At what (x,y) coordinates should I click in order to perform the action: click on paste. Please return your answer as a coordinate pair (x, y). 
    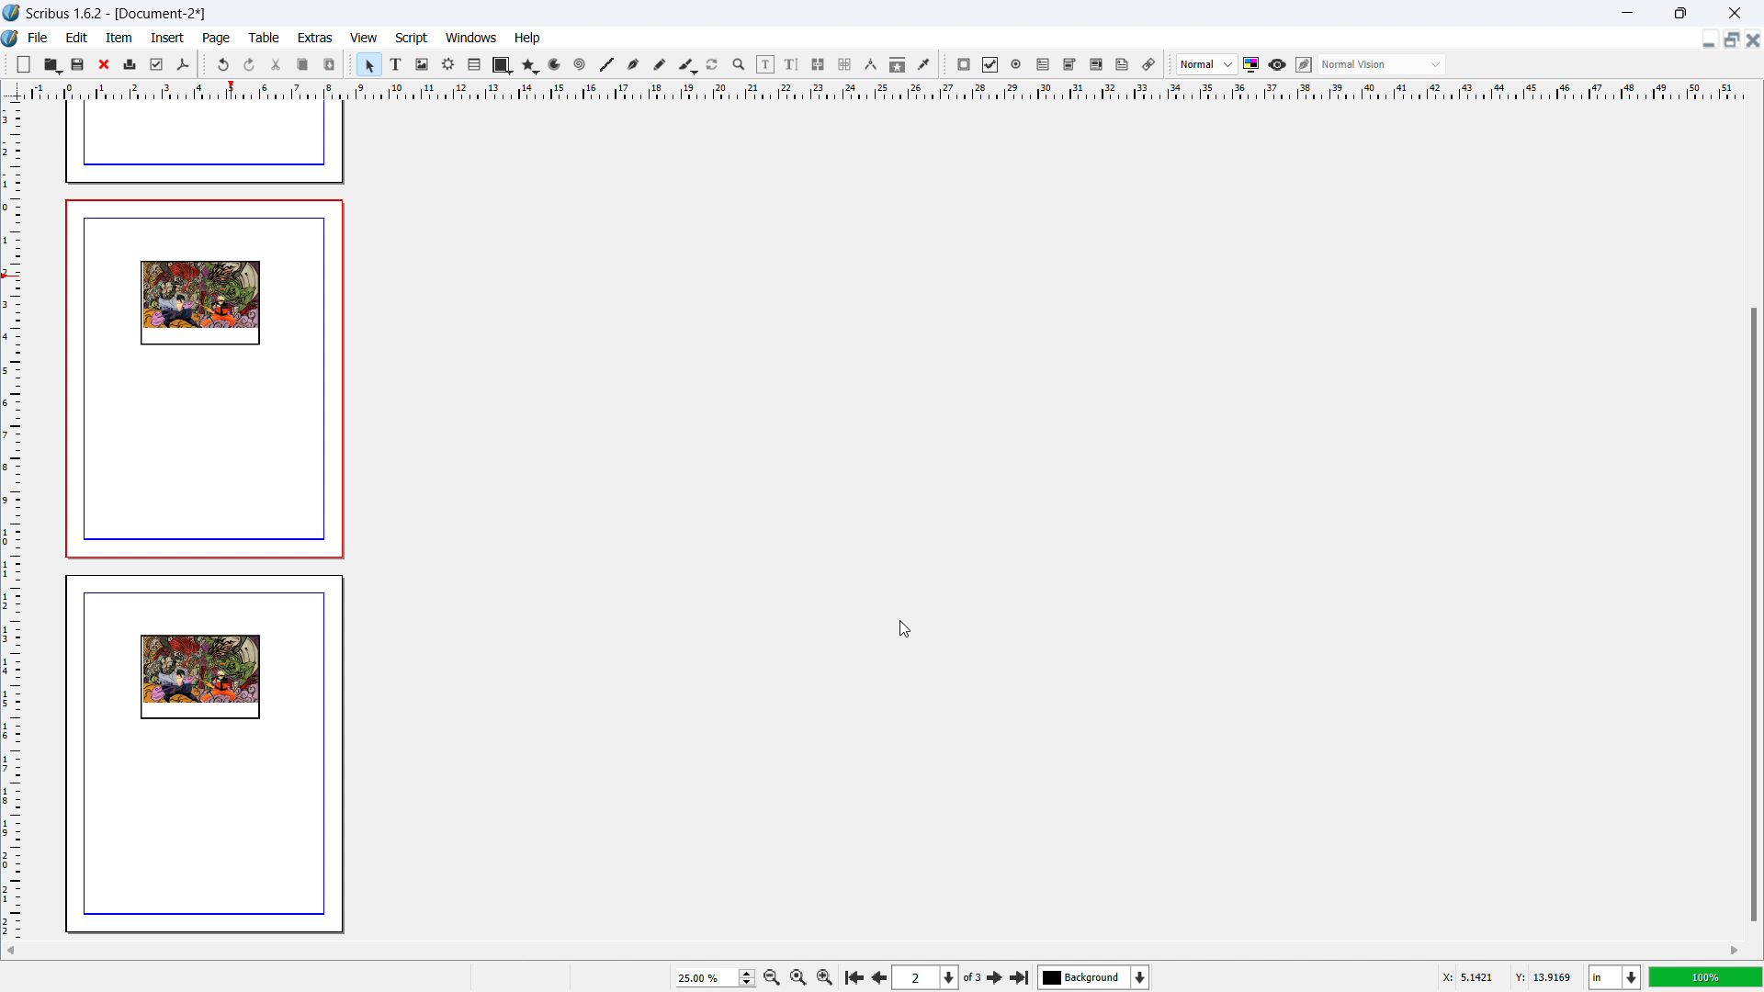
    Looking at the image, I should click on (330, 64).